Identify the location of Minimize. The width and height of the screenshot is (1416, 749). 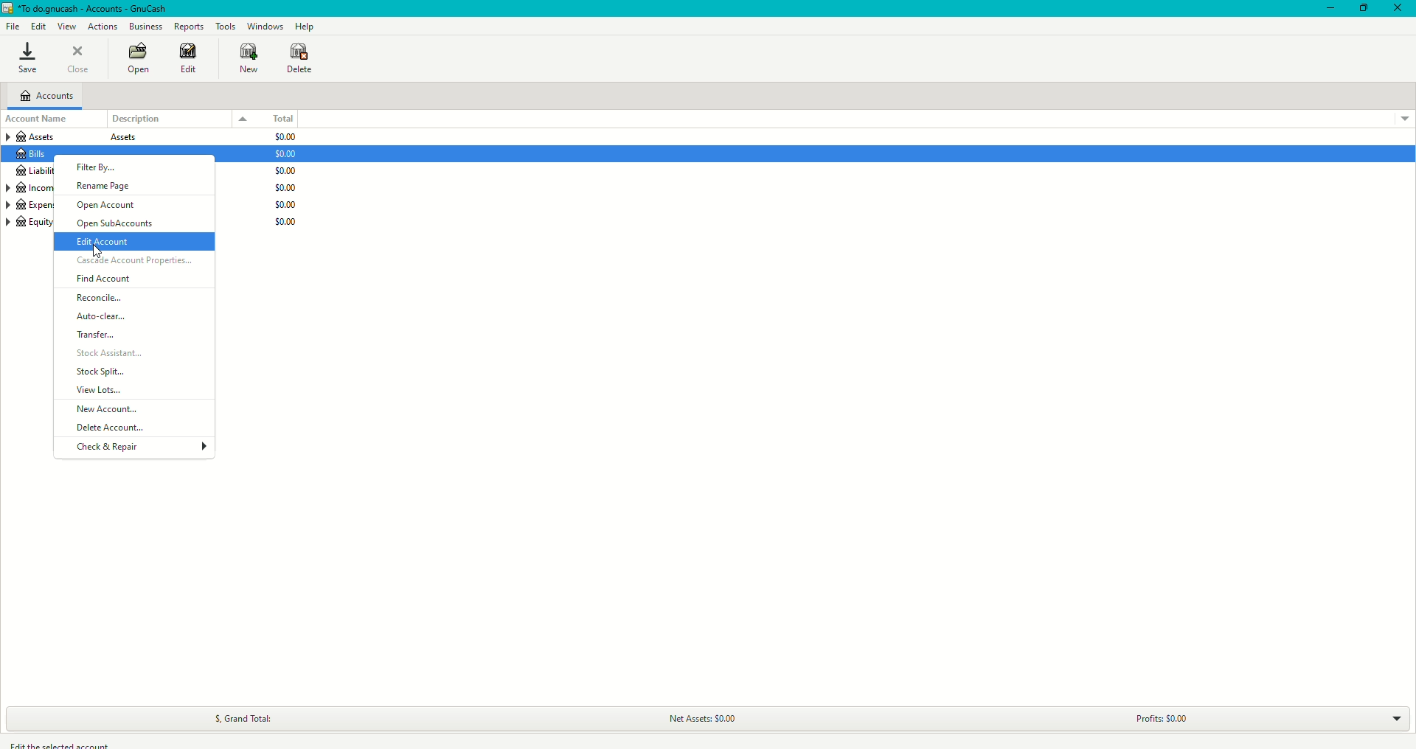
(1327, 10).